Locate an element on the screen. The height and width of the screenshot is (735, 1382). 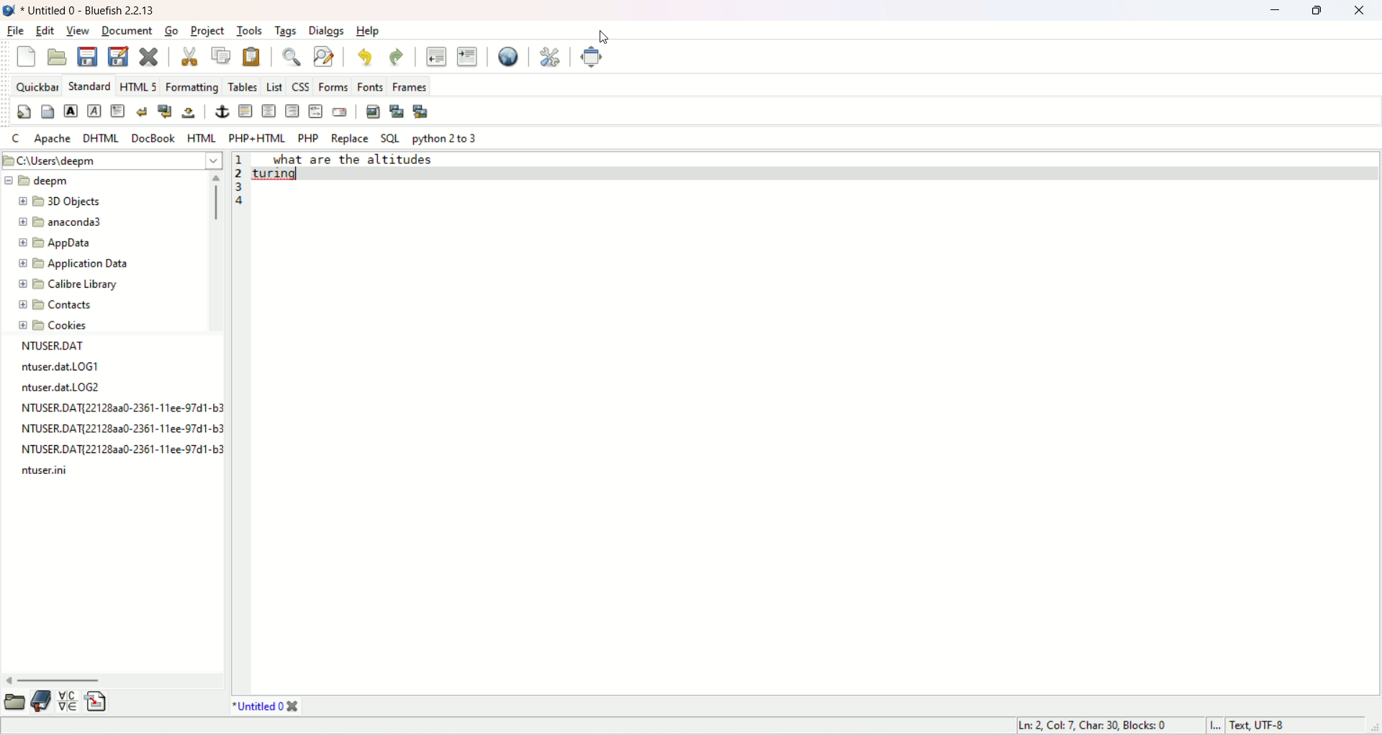
unindent is located at coordinates (438, 56).